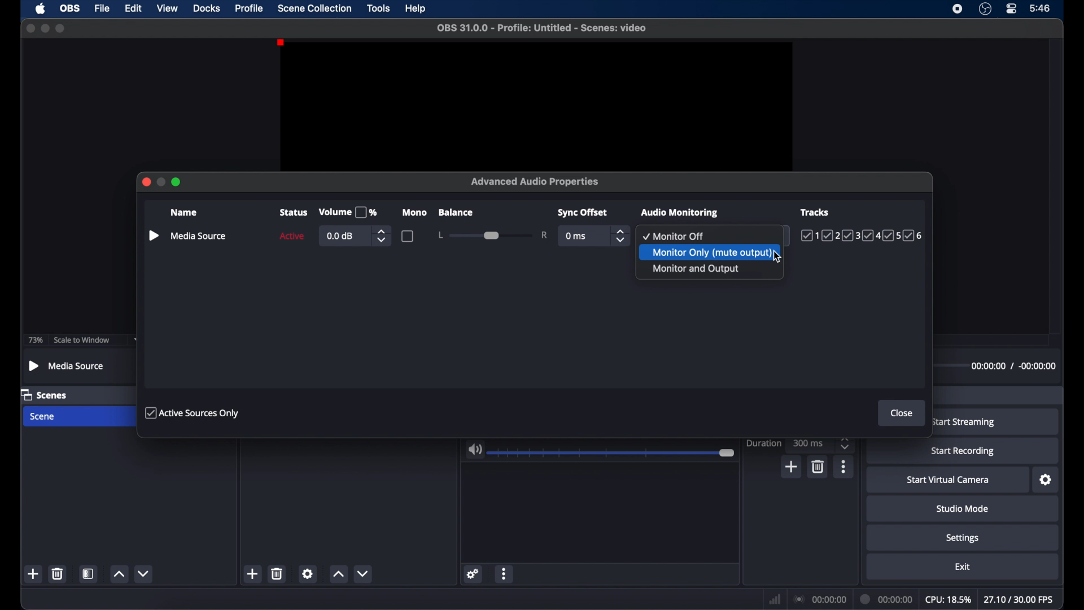 The width and height of the screenshot is (1084, 610). What do you see at coordinates (709, 252) in the screenshot?
I see `monitor only (mute output)` at bounding box center [709, 252].